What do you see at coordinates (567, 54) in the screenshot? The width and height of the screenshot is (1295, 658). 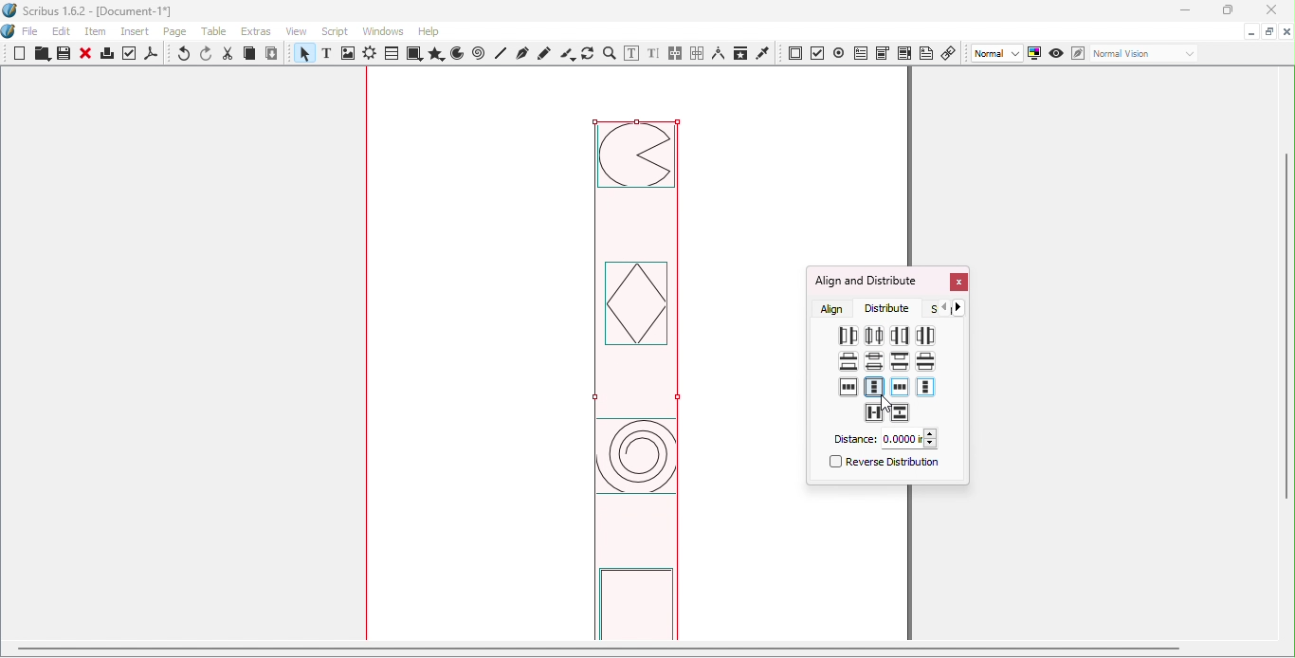 I see `Calligraphic line` at bounding box center [567, 54].